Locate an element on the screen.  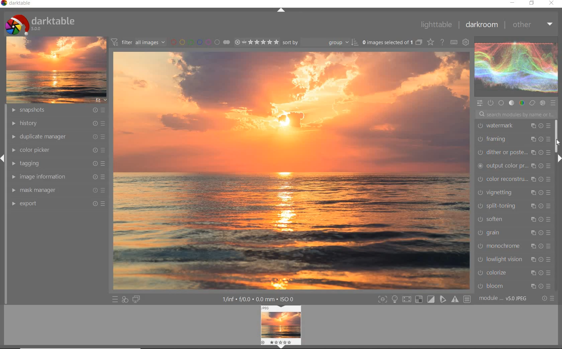
QUICK ACCESS FOR APPLYING ANY OF YOUR STYLE is located at coordinates (124, 300).